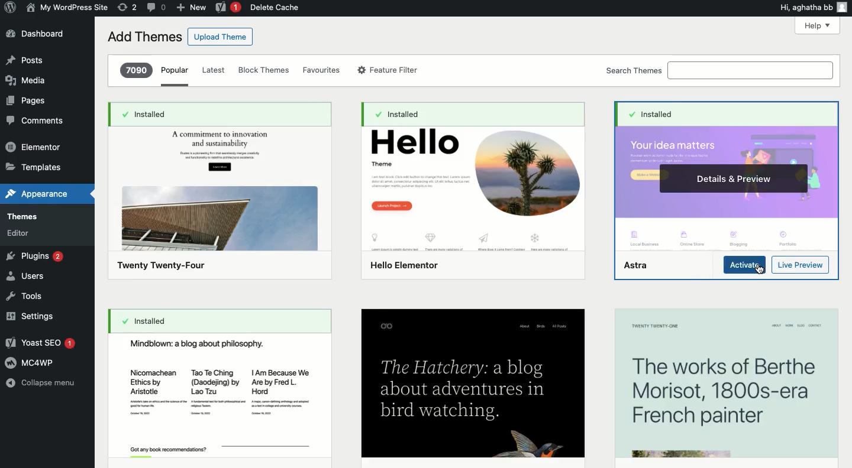 The image size is (852, 468). What do you see at coordinates (263, 70) in the screenshot?
I see `Block themes` at bounding box center [263, 70].